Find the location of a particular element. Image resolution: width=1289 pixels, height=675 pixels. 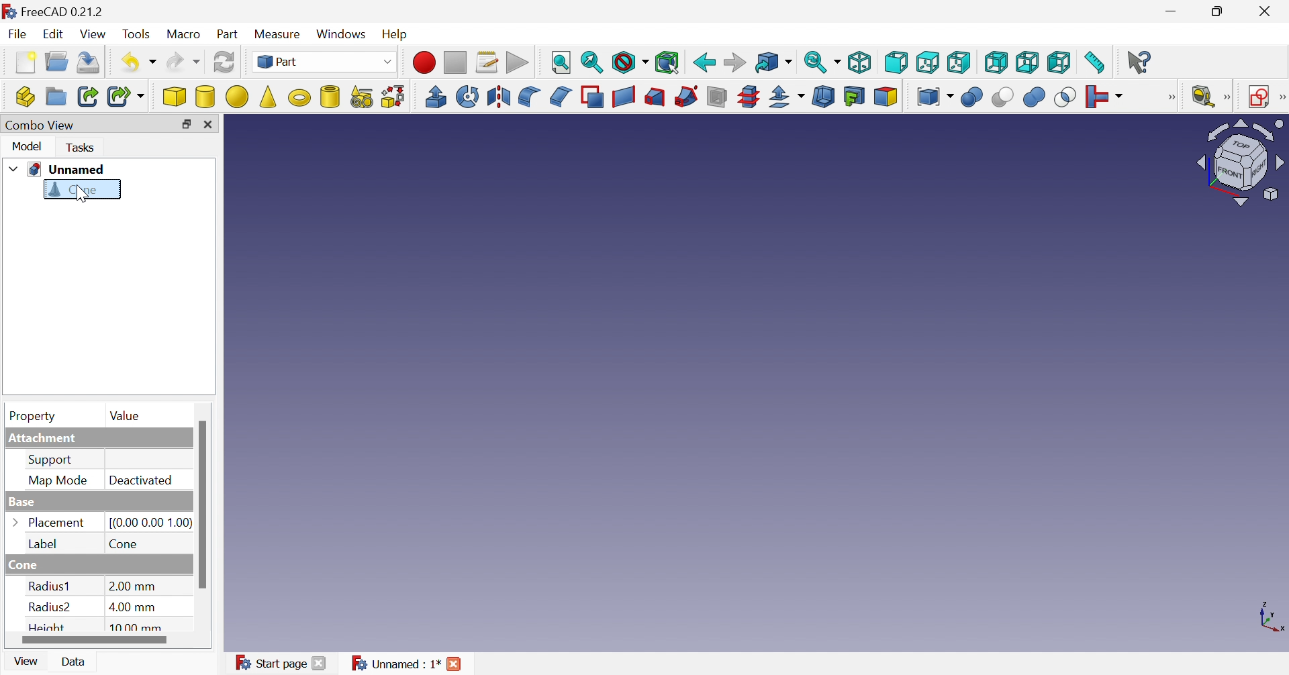

Sync view is located at coordinates (820, 63).